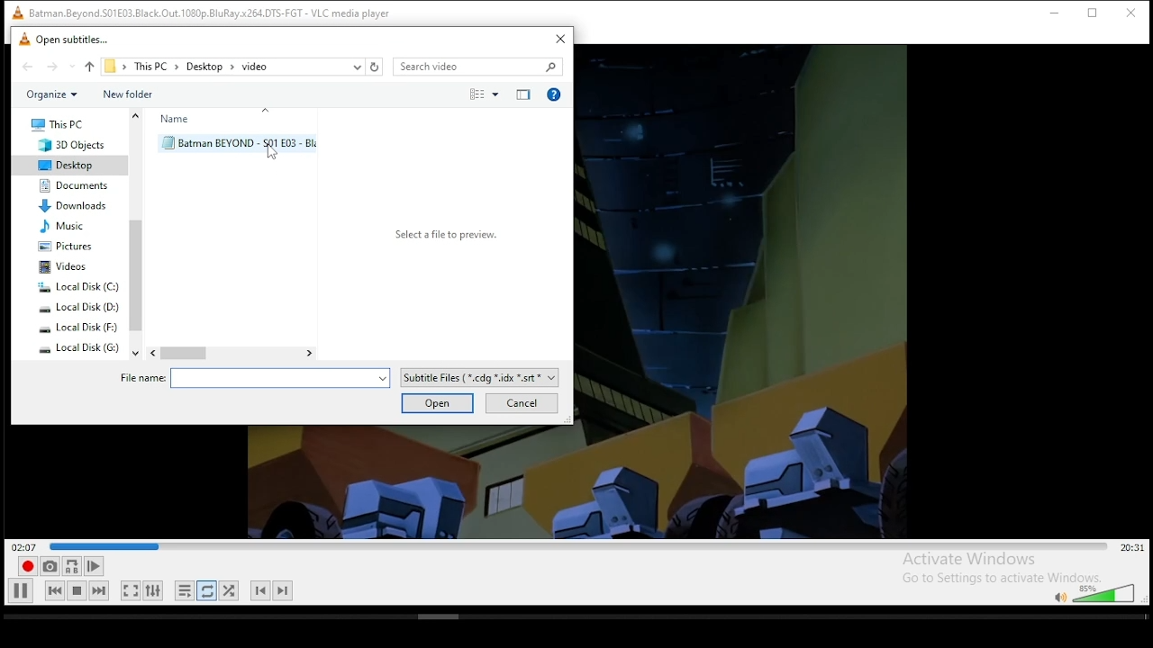 This screenshot has height=648, width=1153. What do you see at coordinates (1131, 547) in the screenshot?
I see `remaining/total time` at bounding box center [1131, 547].